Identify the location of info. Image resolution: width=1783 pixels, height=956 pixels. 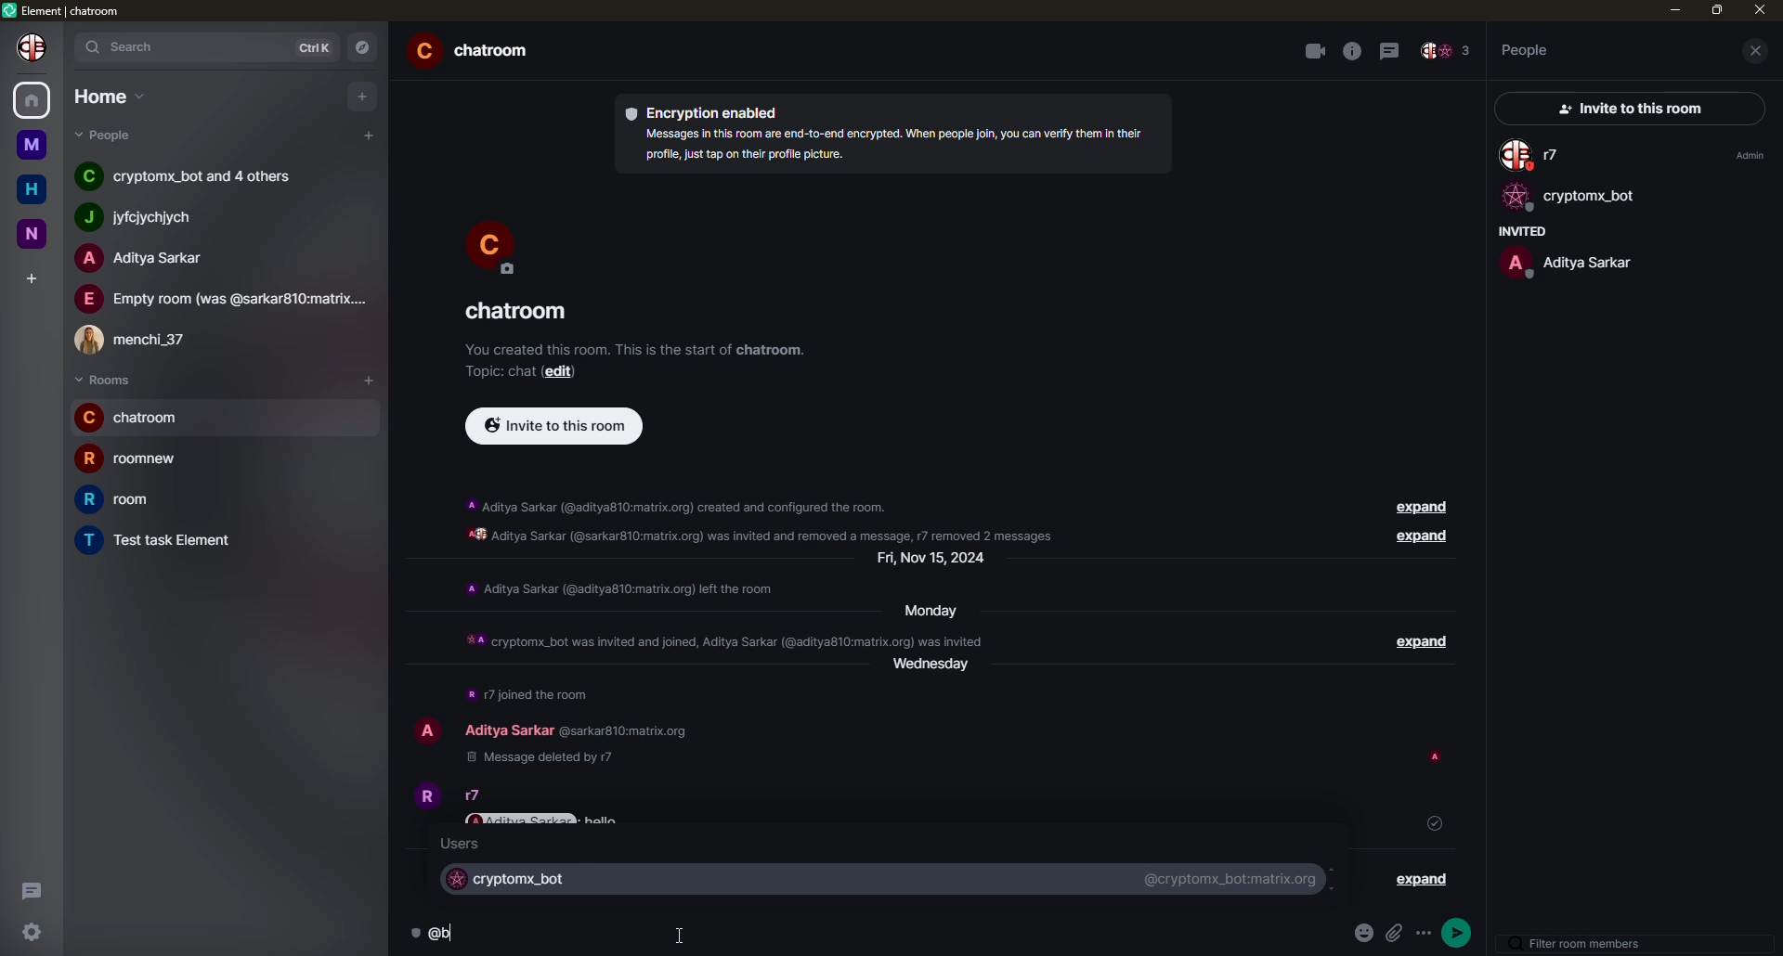
(754, 785).